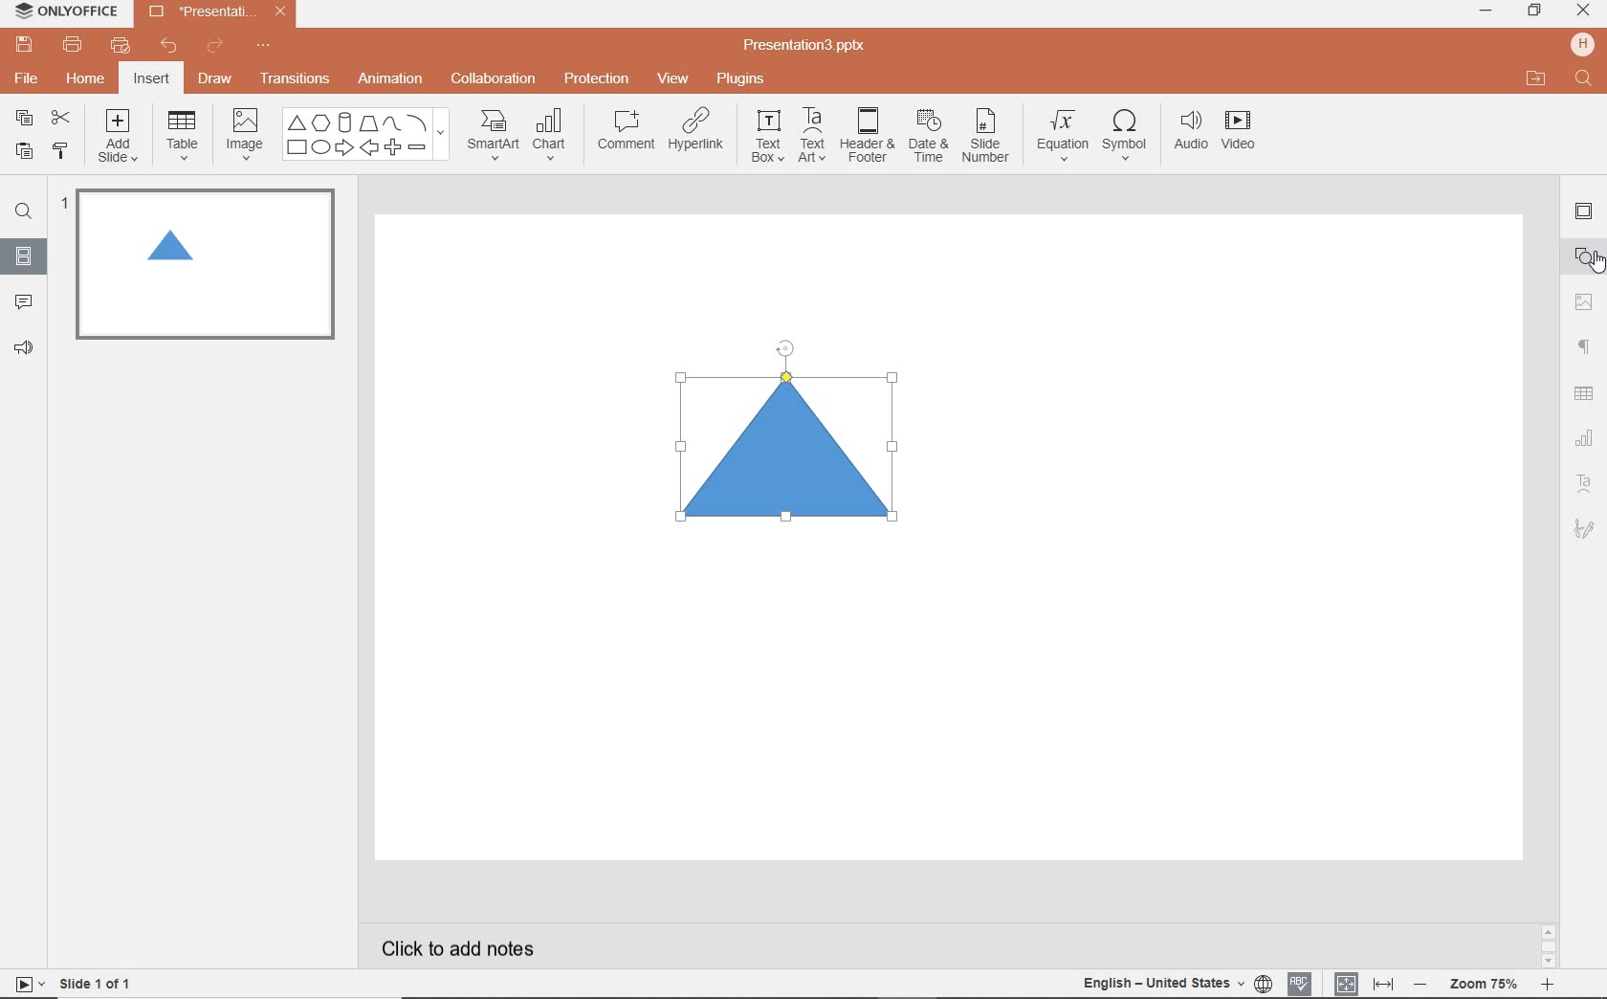 This screenshot has width=1607, height=999. What do you see at coordinates (1549, 949) in the screenshot?
I see `SCROLLBAR` at bounding box center [1549, 949].